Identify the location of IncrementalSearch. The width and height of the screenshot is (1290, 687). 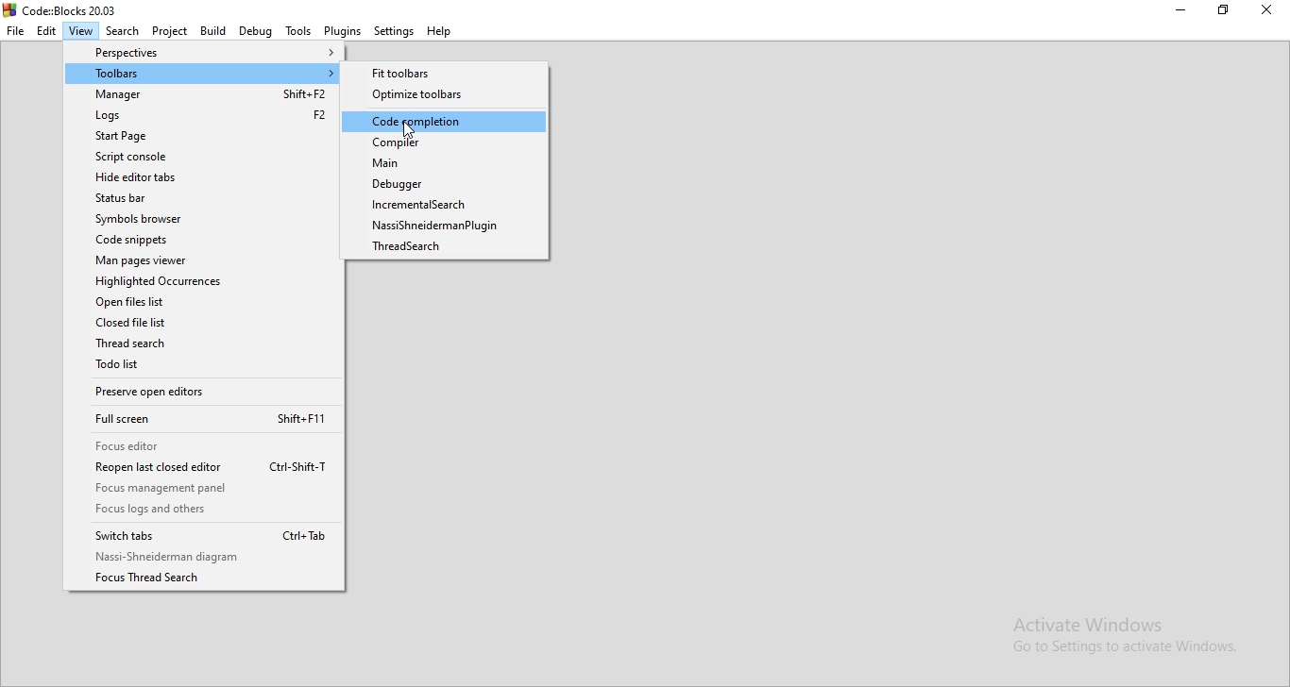
(448, 204).